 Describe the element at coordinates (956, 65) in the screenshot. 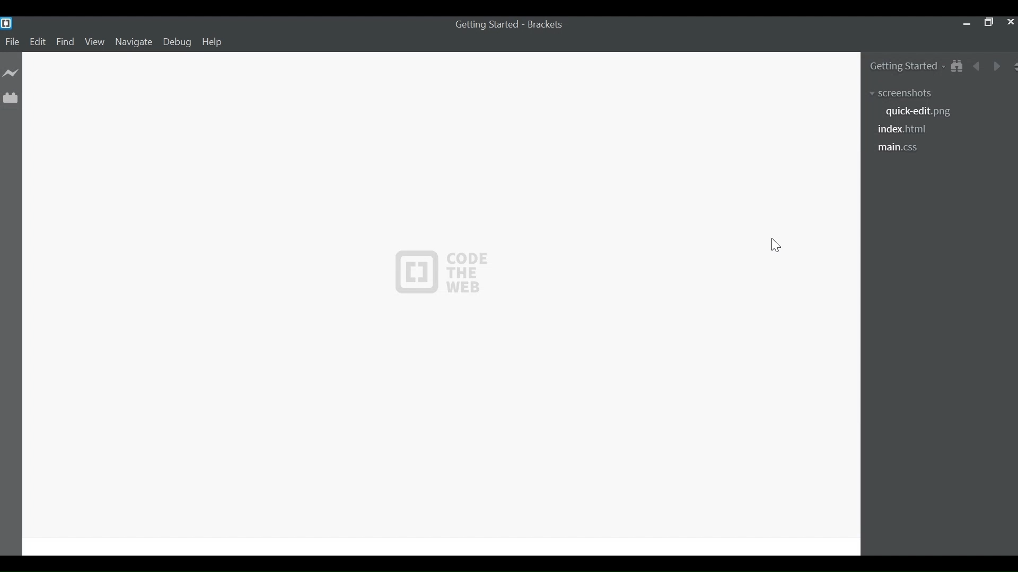

I see `Show in File tree` at that location.